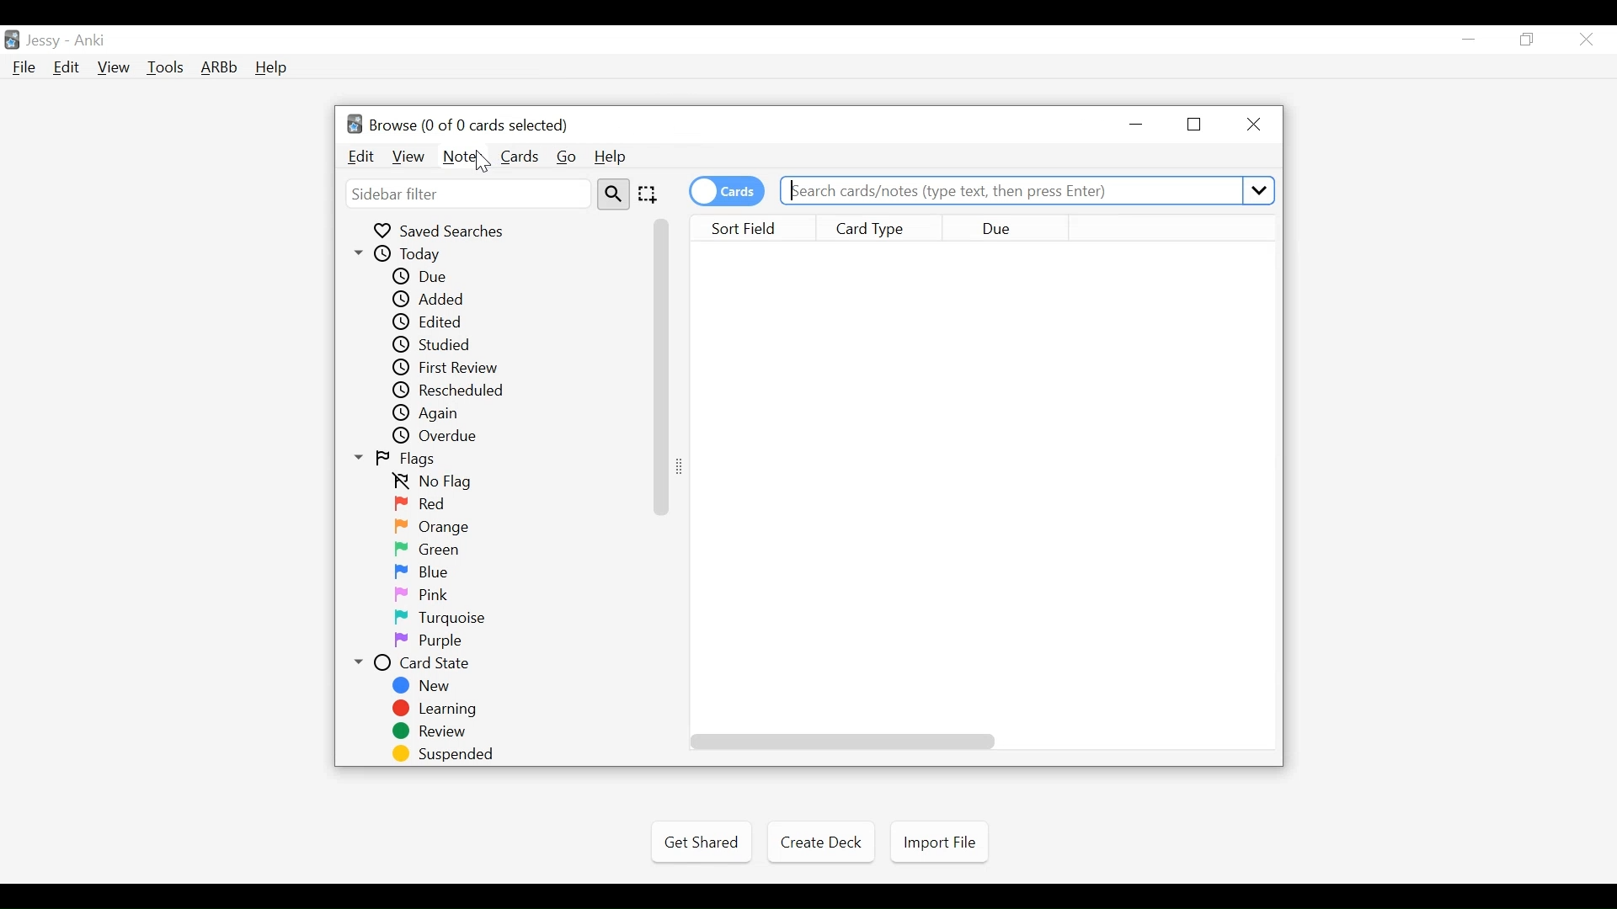 Image resolution: width=1617 pixels, height=909 pixels. I want to click on Flags, so click(398, 459).